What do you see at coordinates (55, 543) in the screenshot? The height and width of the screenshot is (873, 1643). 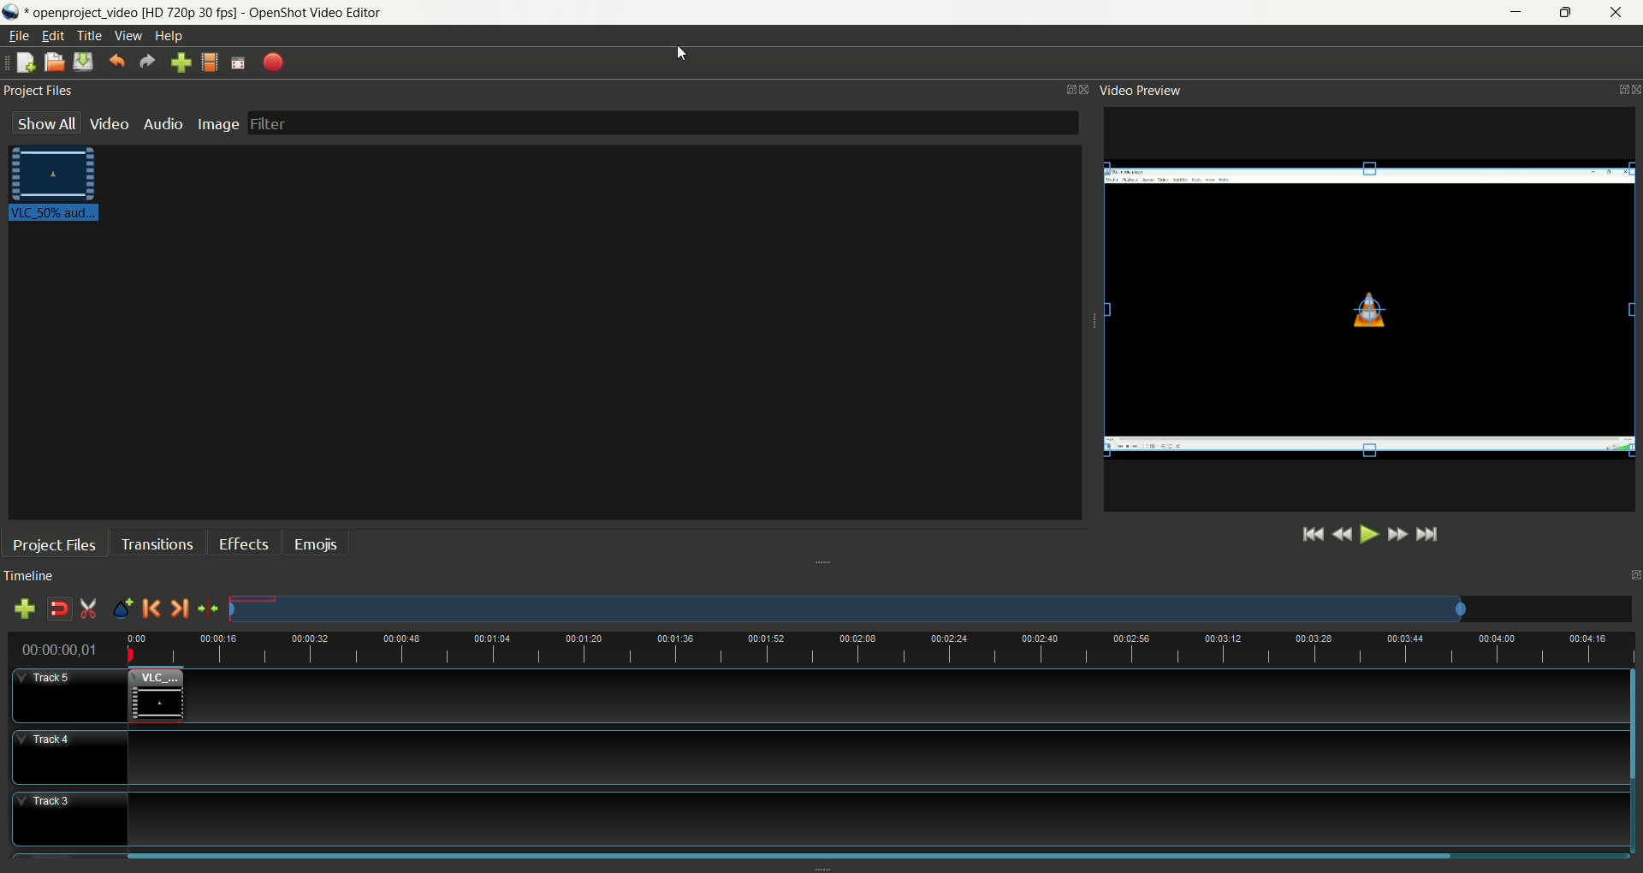 I see `project files` at bounding box center [55, 543].